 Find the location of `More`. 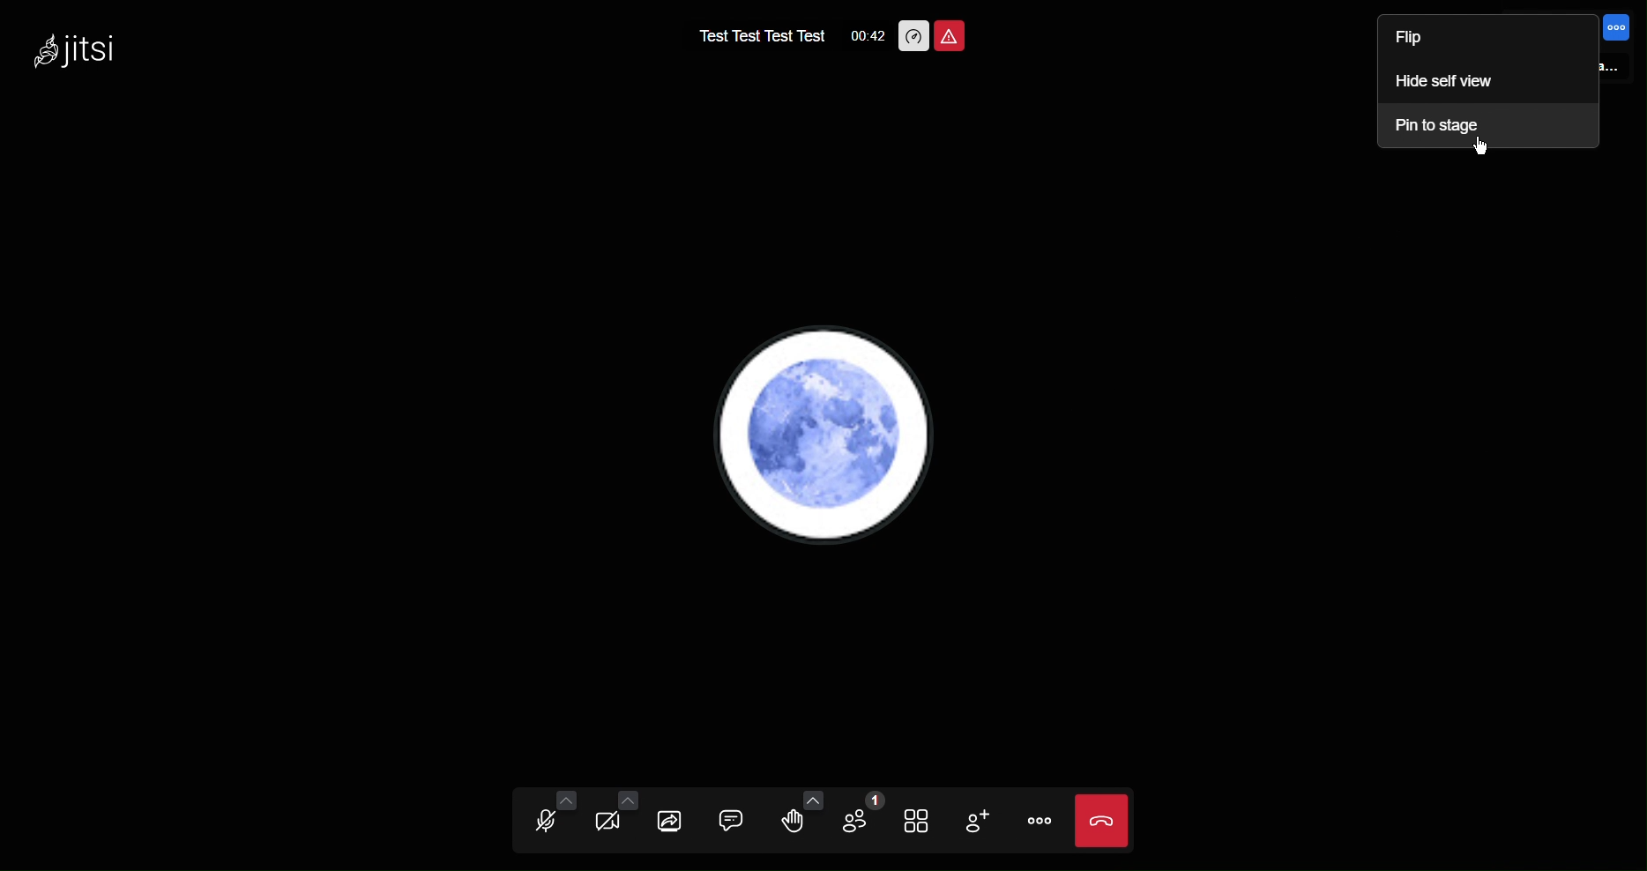

More is located at coordinates (1037, 822).